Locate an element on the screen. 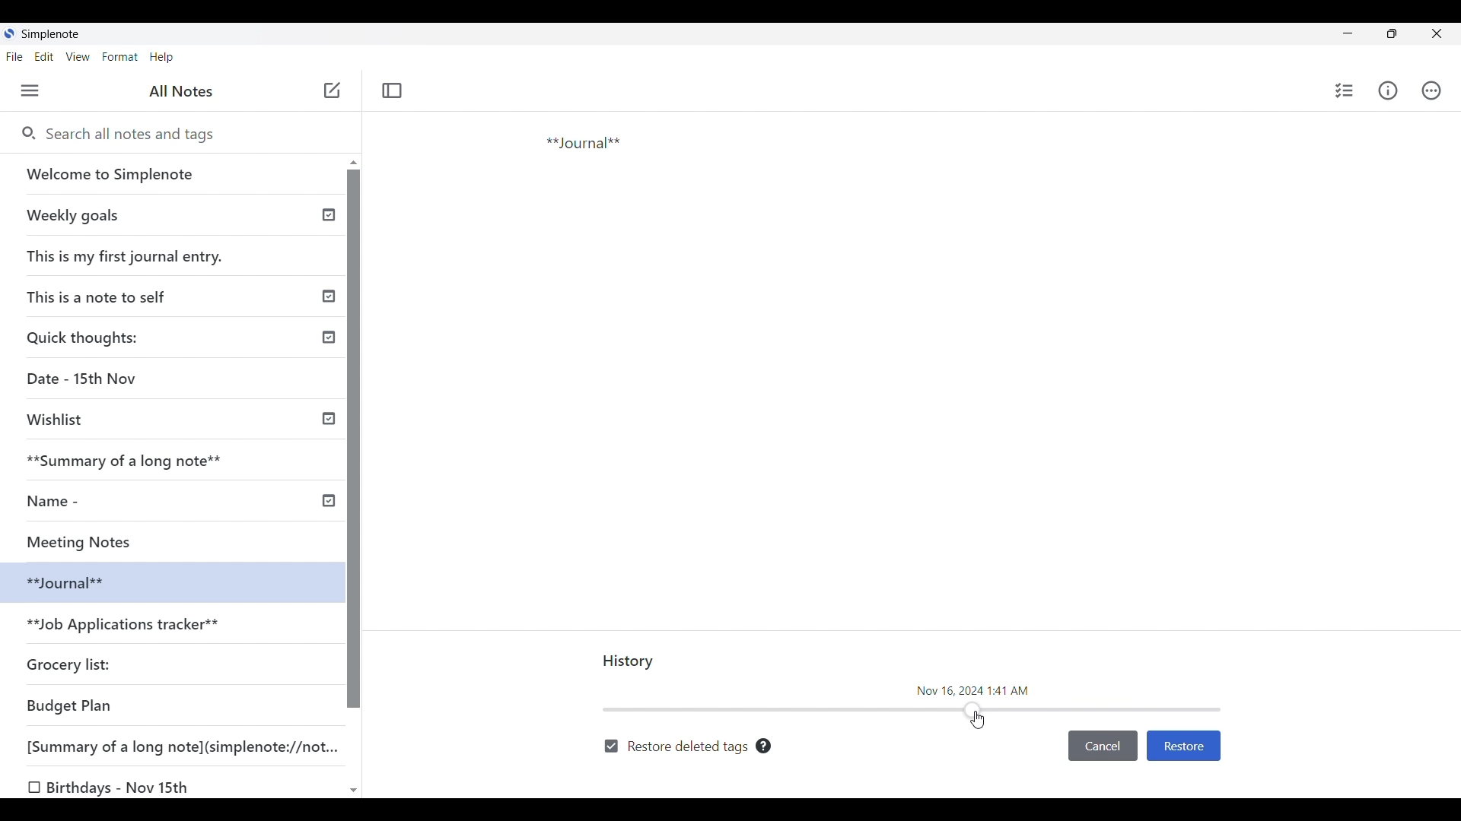 The width and height of the screenshot is (1461, 821). Time and date of current change is located at coordinates (973, 689).